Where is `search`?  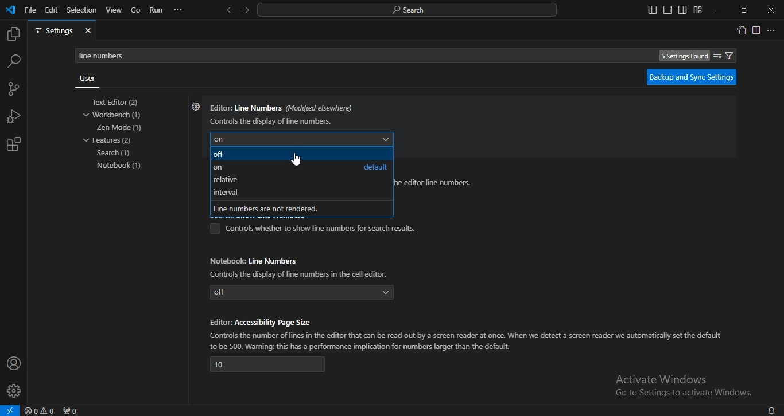
search is located at coordinates (14, 61).